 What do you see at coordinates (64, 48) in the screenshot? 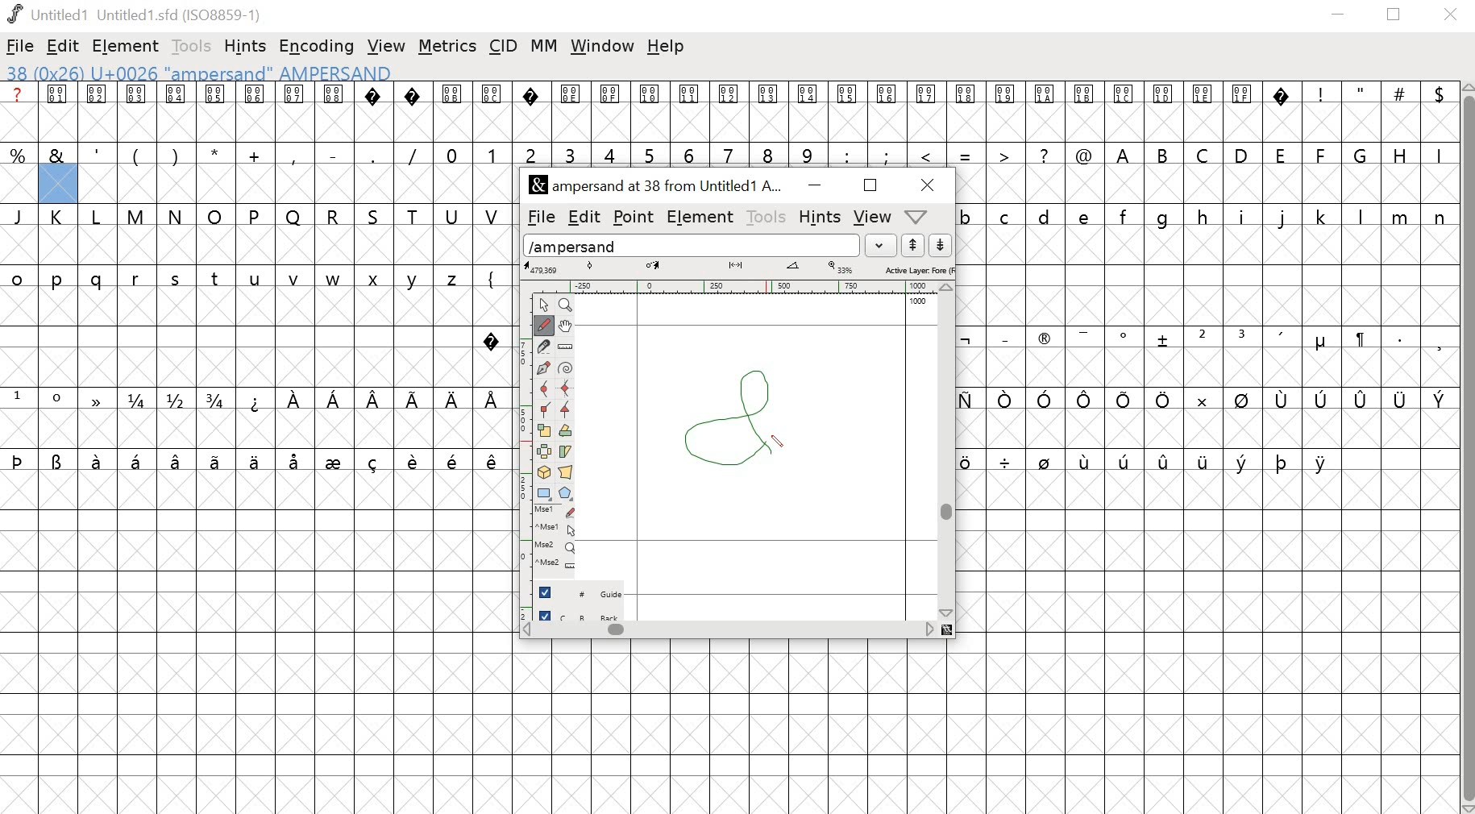
I see `edit` at bounding box center [64, 48].